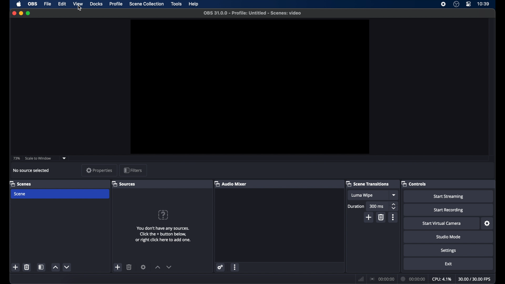 Image resolution: width=505 pixels, height=284 pixels. Describe the element at coordinates (14, 13) in the screenshot. I see `close` at that location.